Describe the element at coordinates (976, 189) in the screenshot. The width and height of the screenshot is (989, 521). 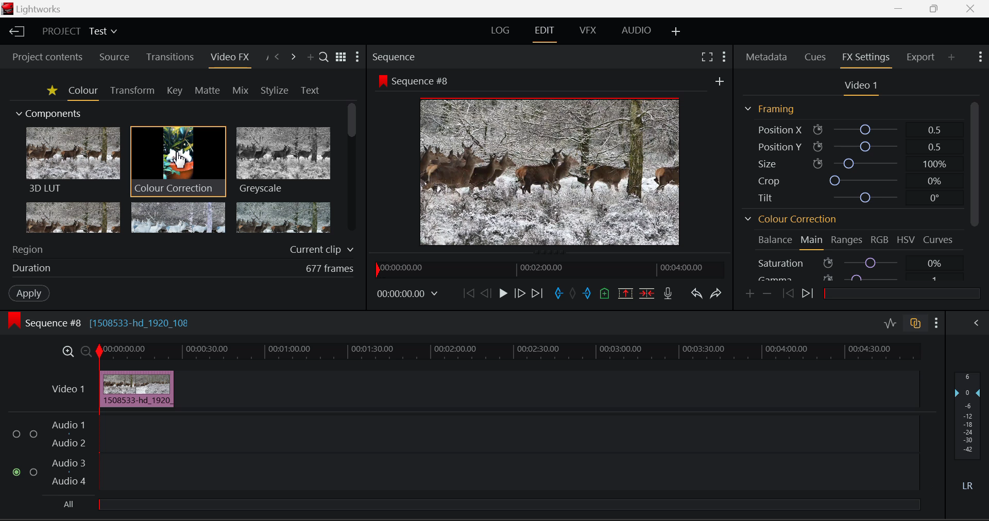
I see `Scroll Bar` at that location.